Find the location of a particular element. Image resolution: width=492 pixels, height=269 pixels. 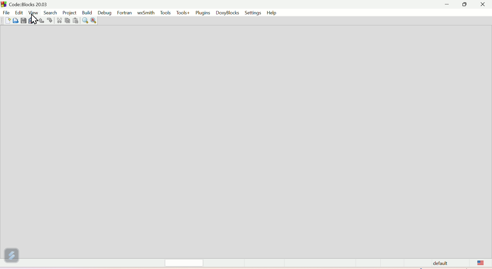

 is located at coordinates (40, 21).